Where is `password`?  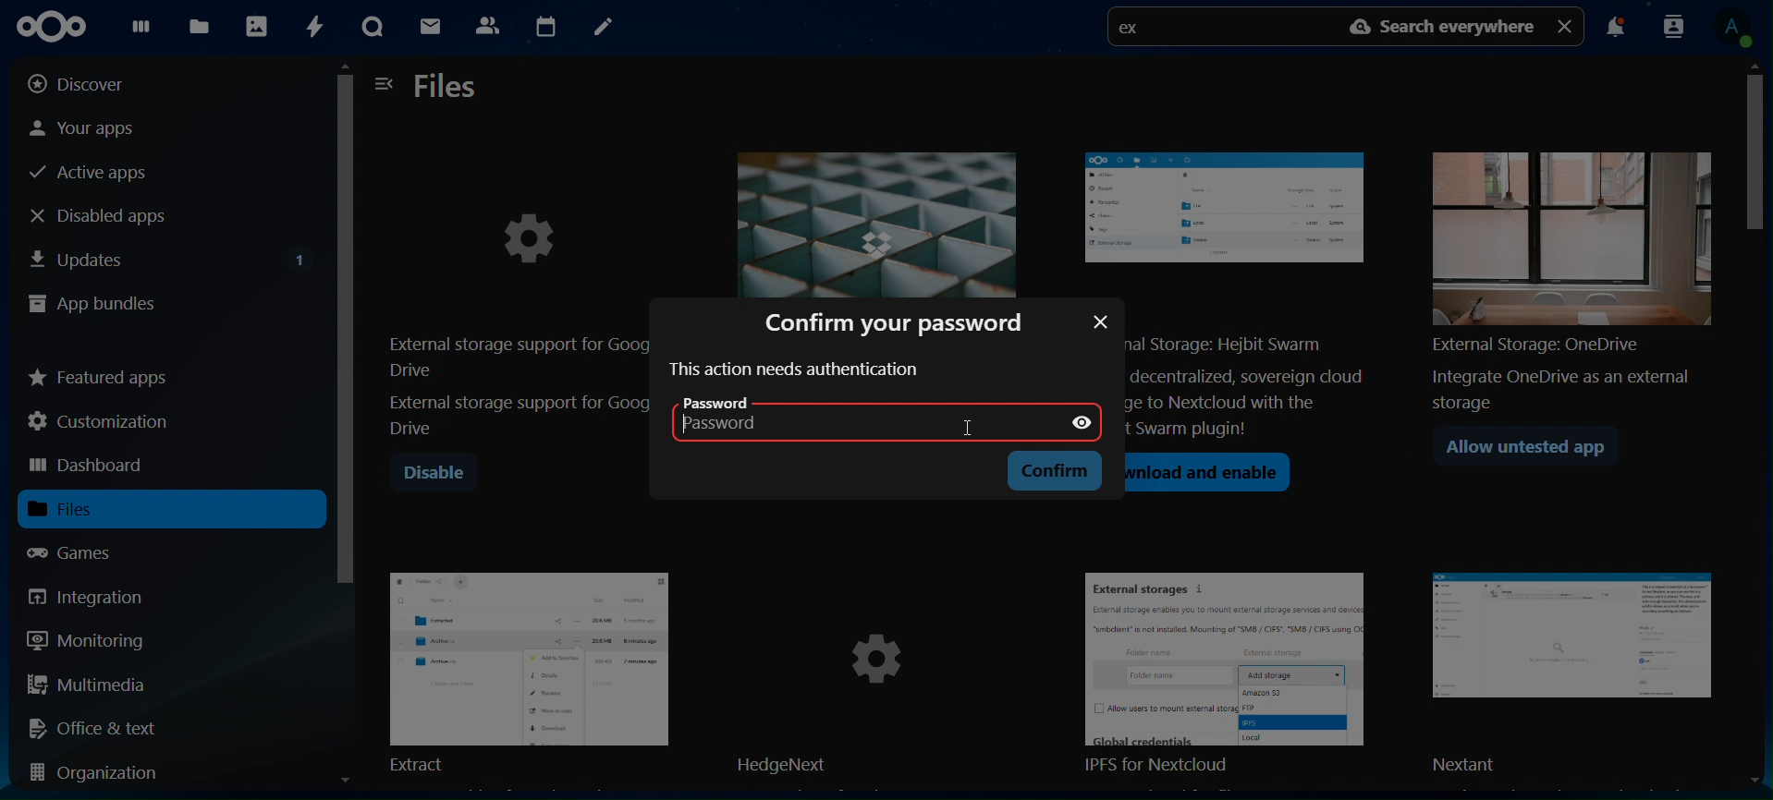
password is located at coordinates (751, 417).